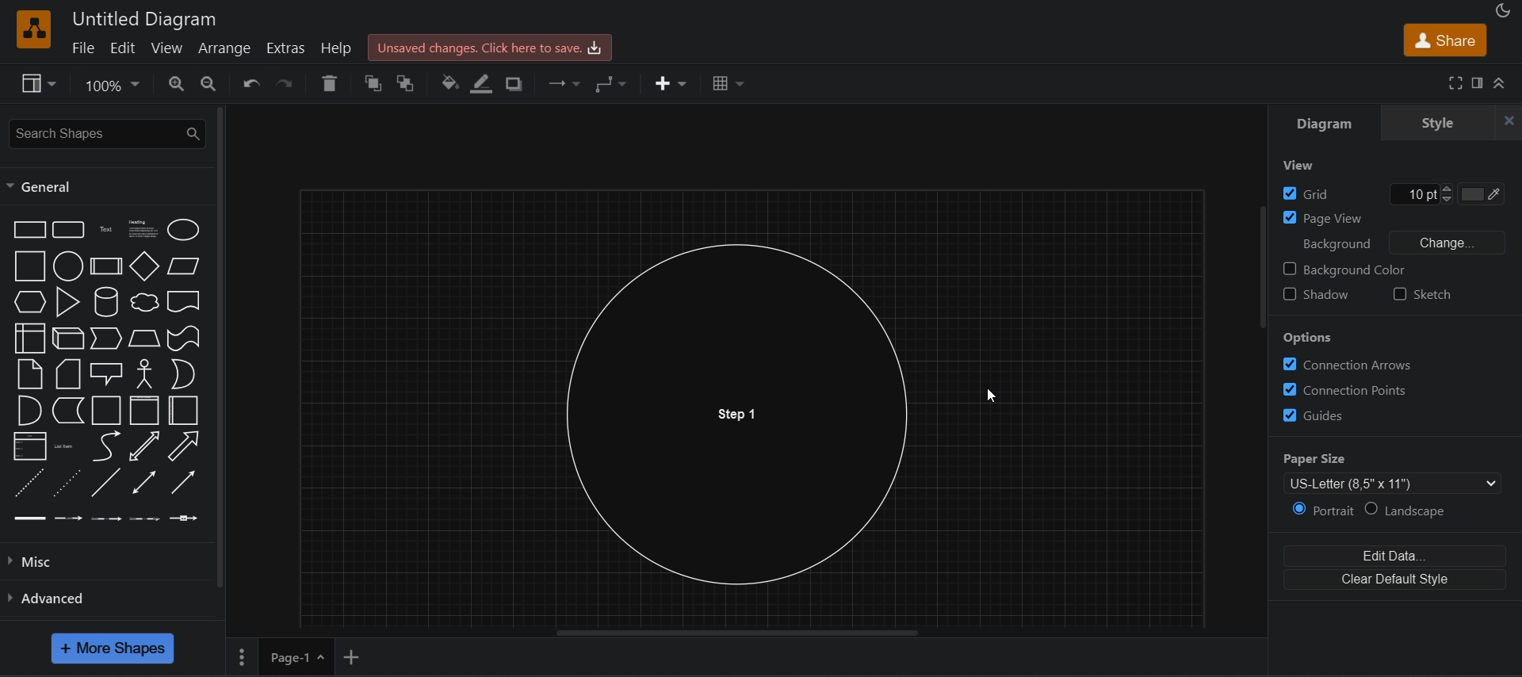 The image size is (1522, 677). What do you see at coordinates (724, 83) in the screenshot?
I see `table` at bounding box center [724, 83].